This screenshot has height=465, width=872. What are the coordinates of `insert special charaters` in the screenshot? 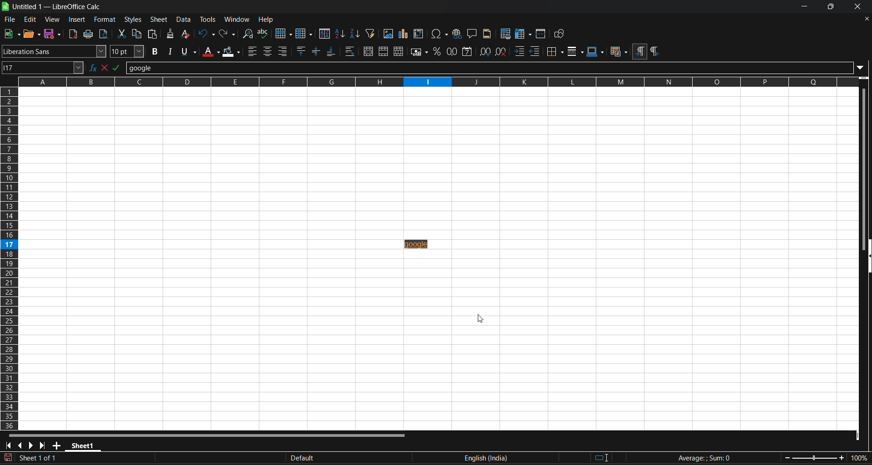 It's located at (438, 34).